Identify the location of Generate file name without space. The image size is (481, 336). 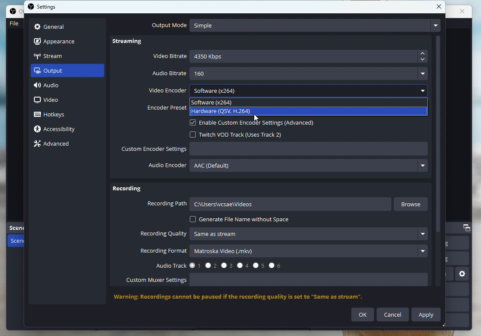
(240, 220).